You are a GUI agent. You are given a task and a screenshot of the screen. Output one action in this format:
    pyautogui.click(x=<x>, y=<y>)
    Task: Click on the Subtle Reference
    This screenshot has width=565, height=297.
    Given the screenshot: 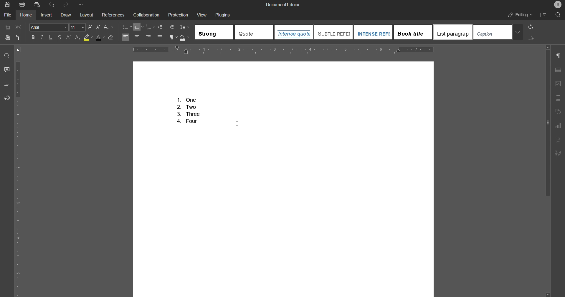 What is the action you would take?
    pyautogui.click(x=333, y=32)
    